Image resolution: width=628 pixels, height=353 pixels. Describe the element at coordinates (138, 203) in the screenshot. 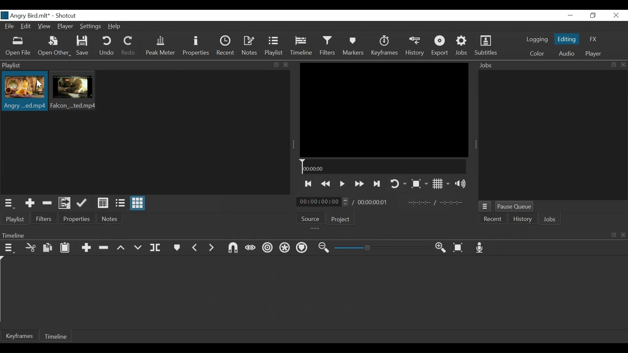

I see `View as icons` at that location.